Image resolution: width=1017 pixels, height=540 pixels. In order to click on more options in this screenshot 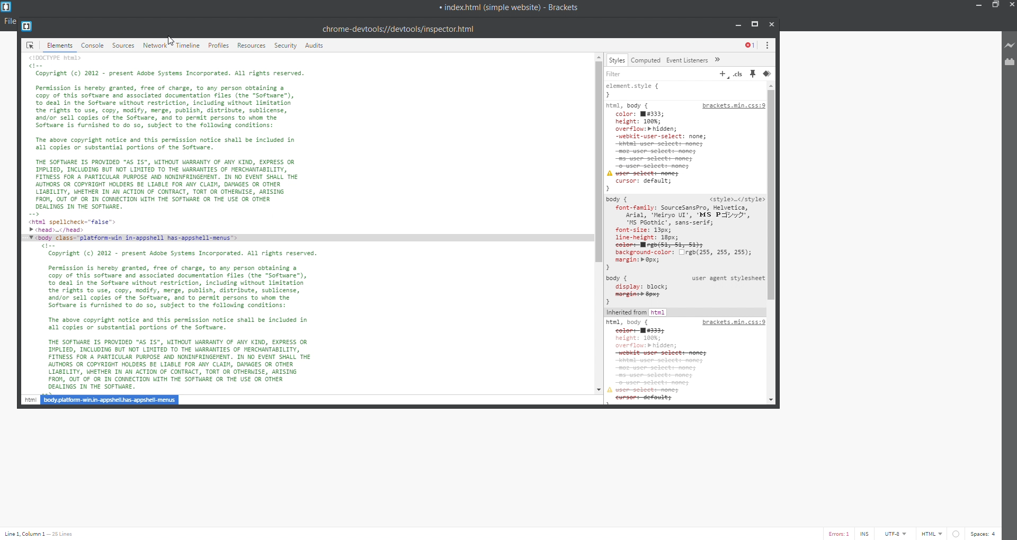, I will do `click(771, 45)`.